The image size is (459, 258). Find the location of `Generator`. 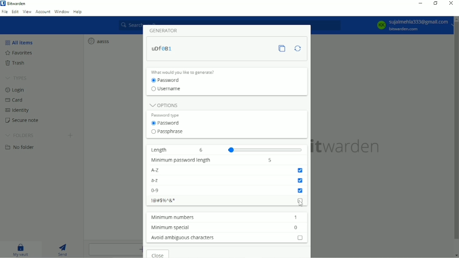

Generator is located at coordinates (167, 30).